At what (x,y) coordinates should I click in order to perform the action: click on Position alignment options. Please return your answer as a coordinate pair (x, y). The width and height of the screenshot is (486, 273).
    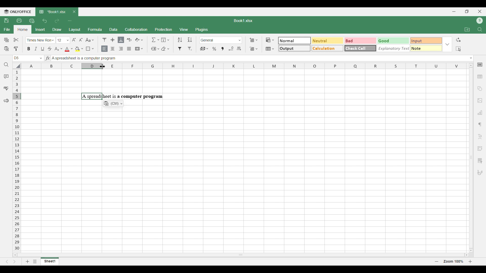
    Looking at the image, I should click on (113, 40).